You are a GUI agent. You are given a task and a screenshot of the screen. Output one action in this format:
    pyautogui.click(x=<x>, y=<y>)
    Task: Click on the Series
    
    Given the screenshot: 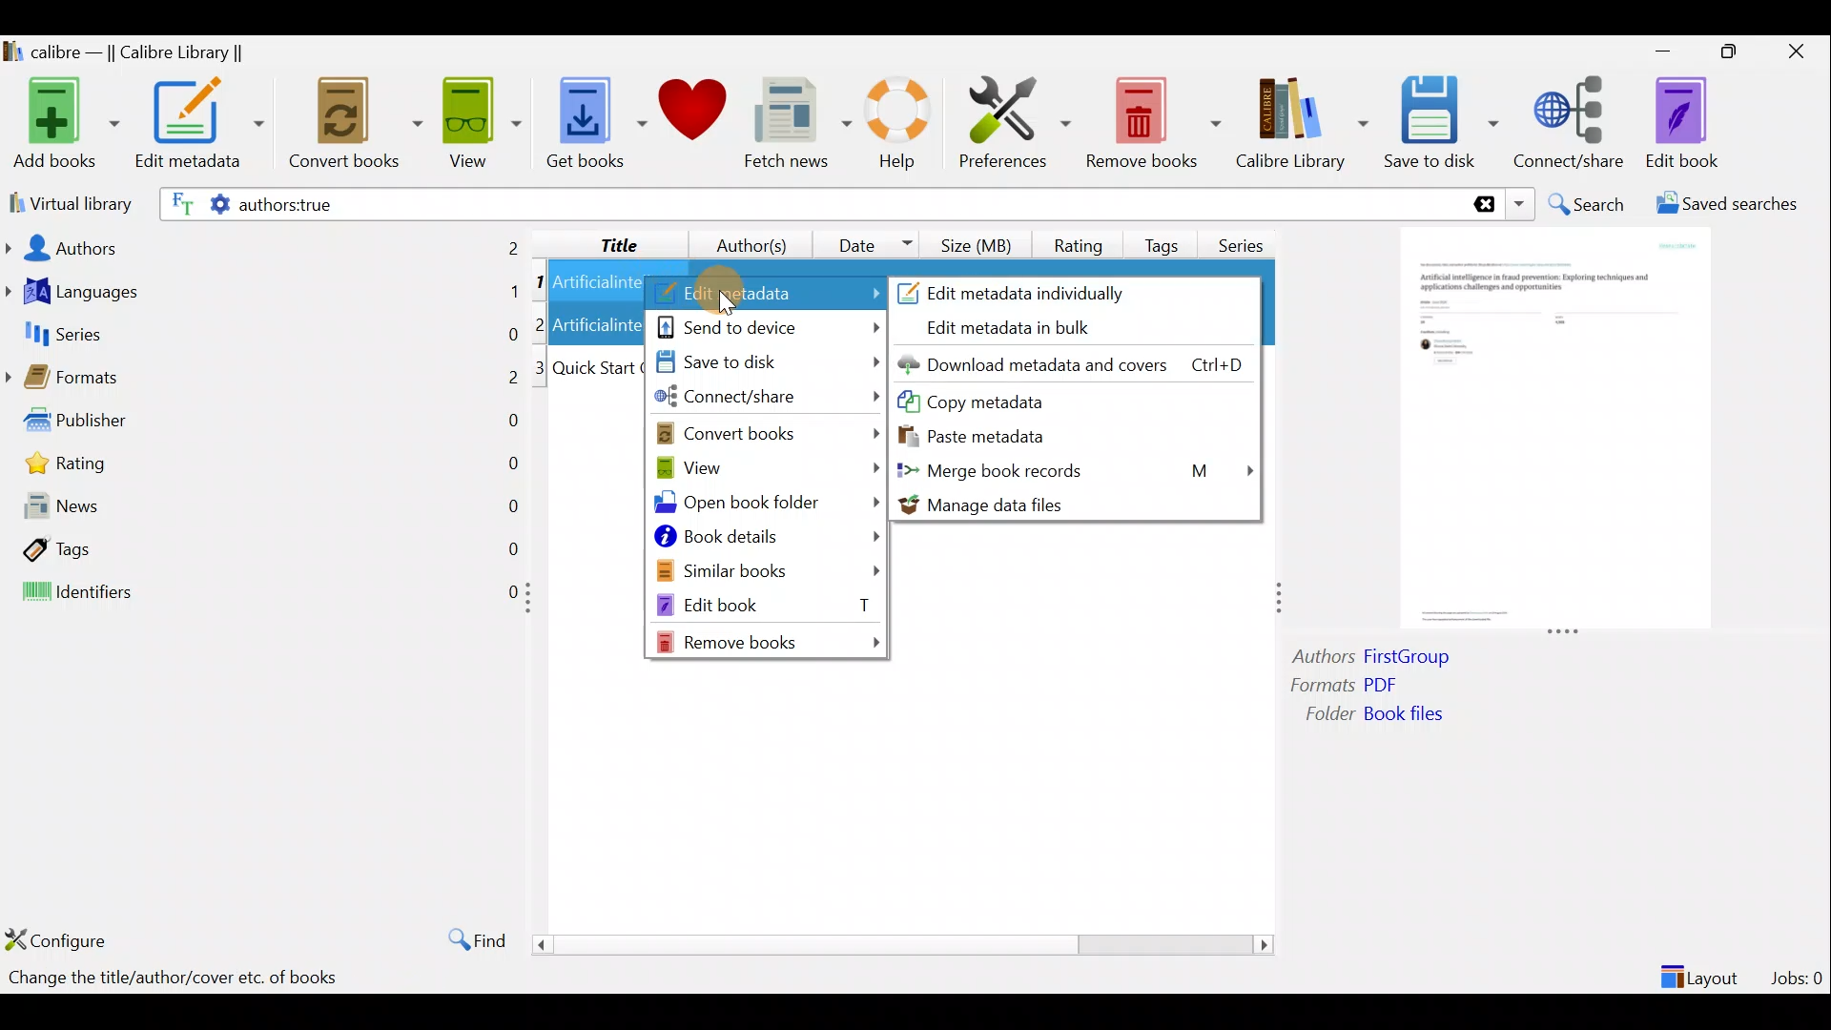 What is the action you would take?
    pyautogui.click(x=1247, y=238)
    